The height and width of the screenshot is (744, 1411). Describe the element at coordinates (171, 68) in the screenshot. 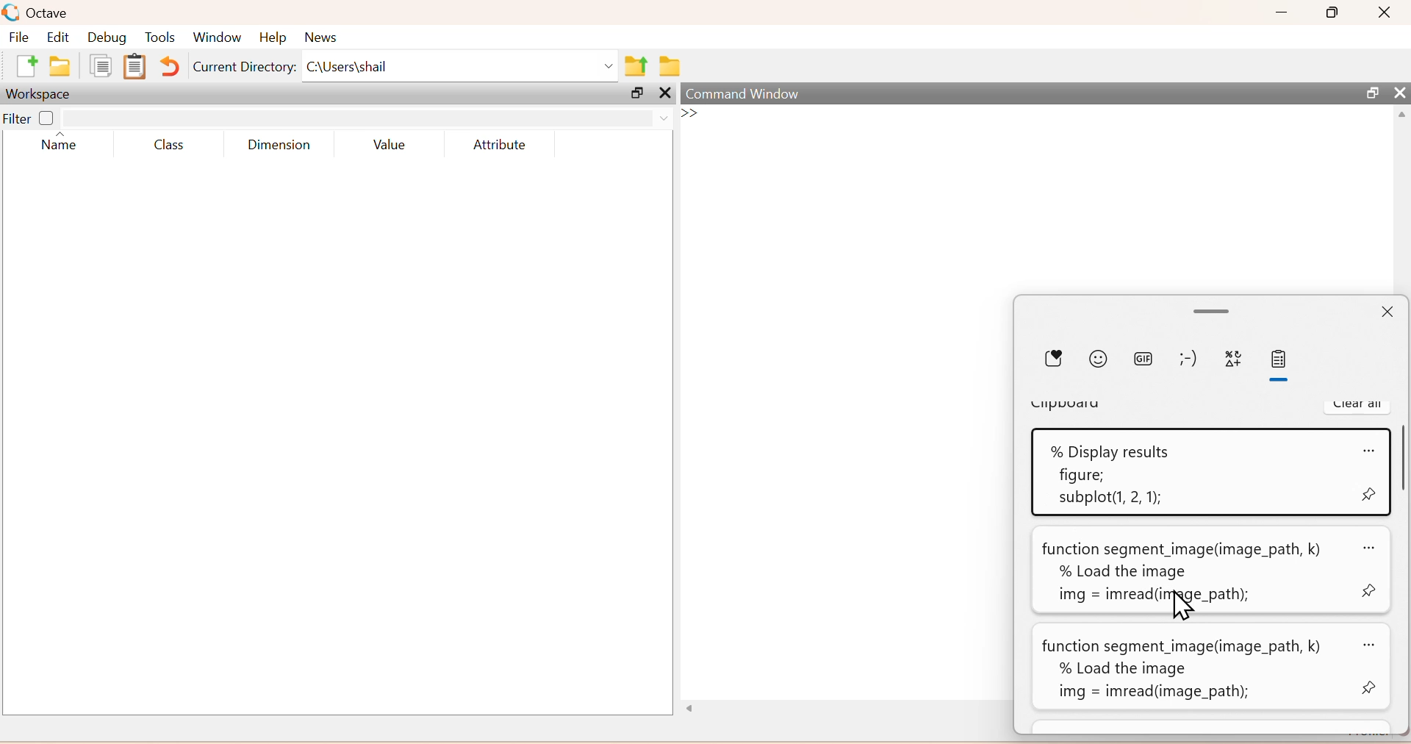

I see `Undo` at that location.